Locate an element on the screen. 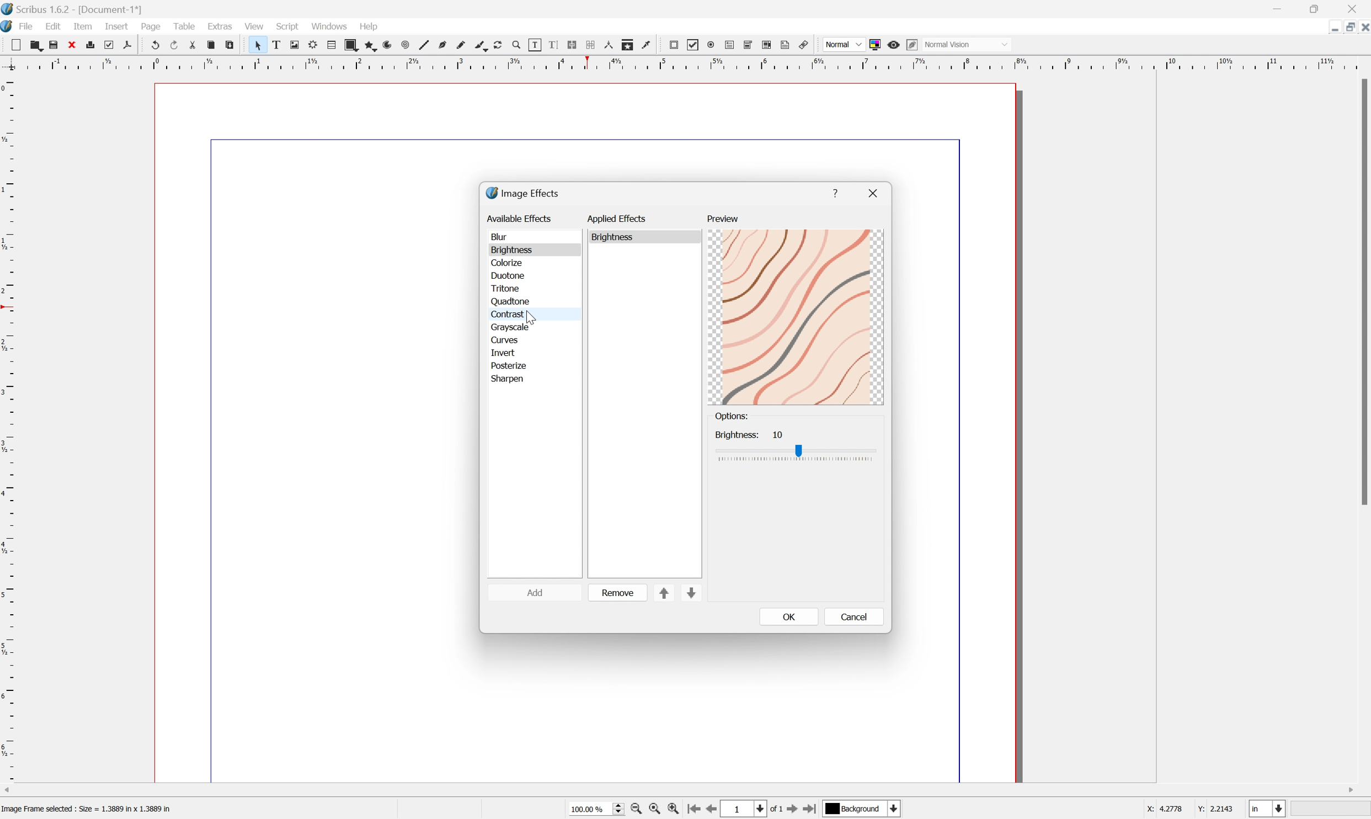 Image resolution: width=1371 pixels, height=819 pixels. PDF push button is located at coordinates (675, 46).